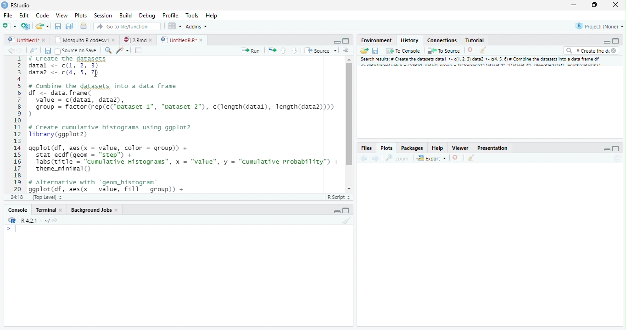 This screenshot has height=330, width=626. What do you see at coordinates (590, 51) in the screenshot?
I see `# Create the di` at bounding box center [590, 51].